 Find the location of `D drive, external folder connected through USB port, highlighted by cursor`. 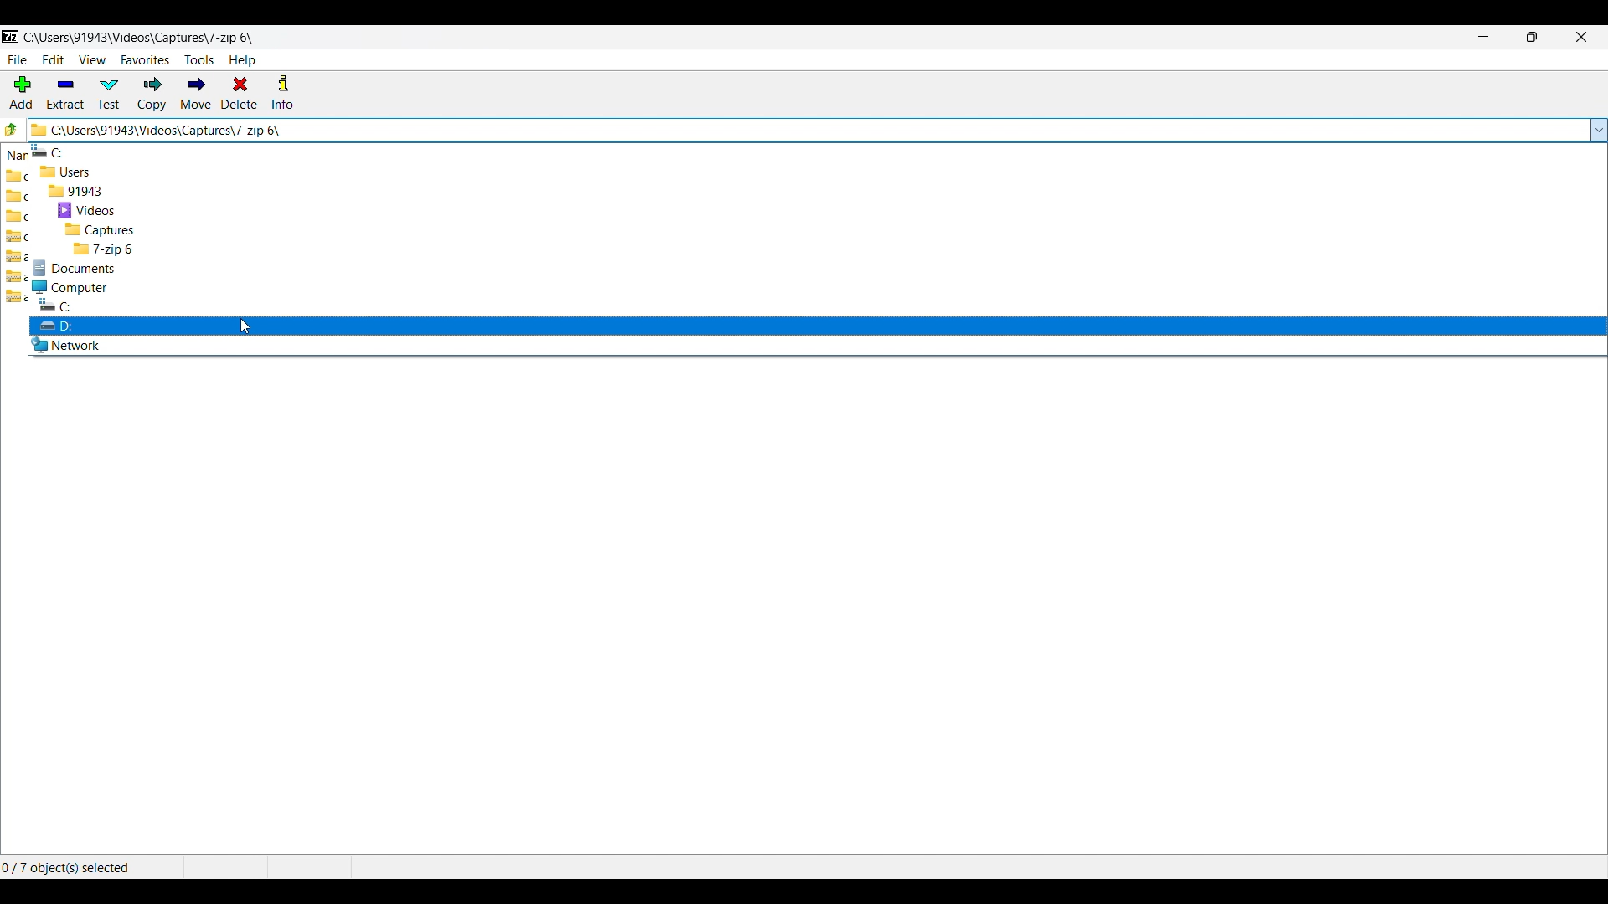

D drive, external folder connected through USB port, highlighted by cursor is located at coordinates (817, 325).